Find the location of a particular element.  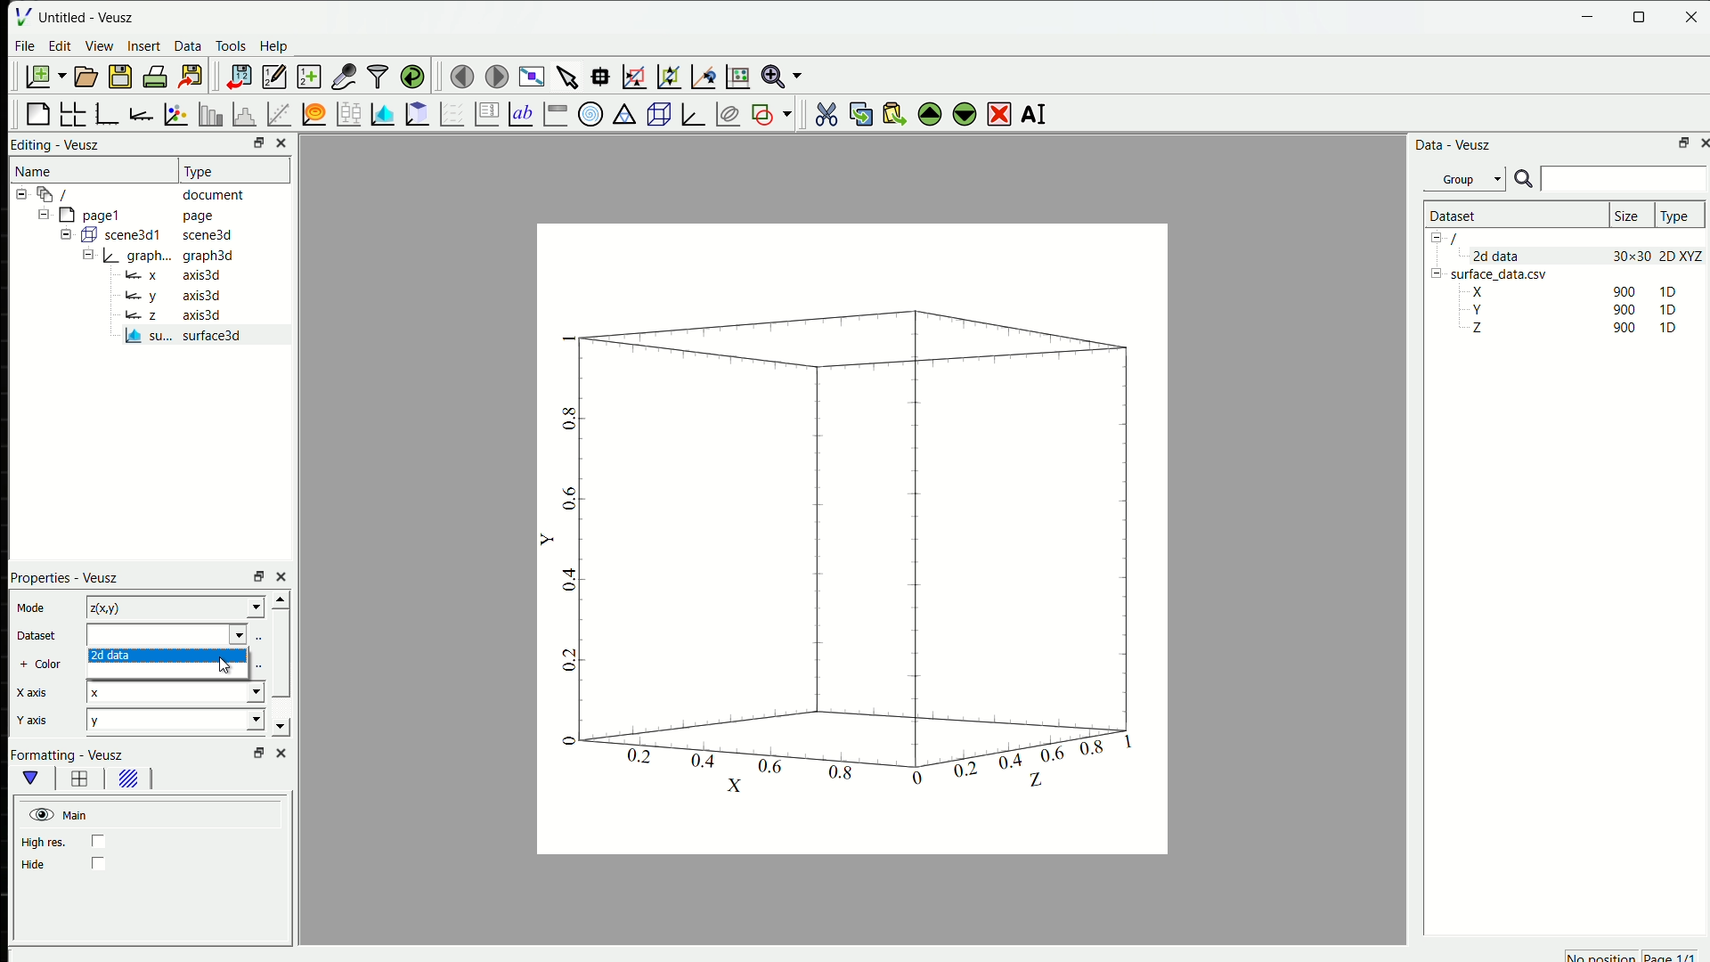

plot a function  is located at coordinates (314, 113).